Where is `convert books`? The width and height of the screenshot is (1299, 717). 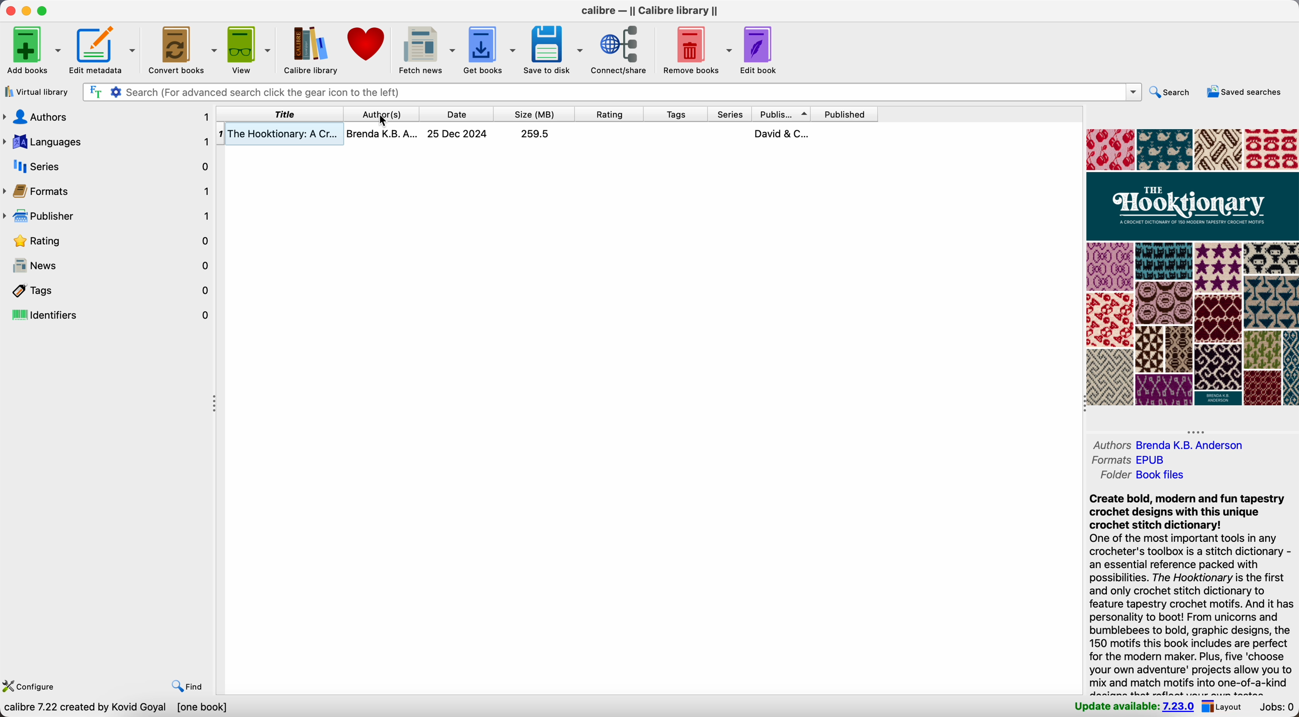
convert books is located at coordinates (181, 48).